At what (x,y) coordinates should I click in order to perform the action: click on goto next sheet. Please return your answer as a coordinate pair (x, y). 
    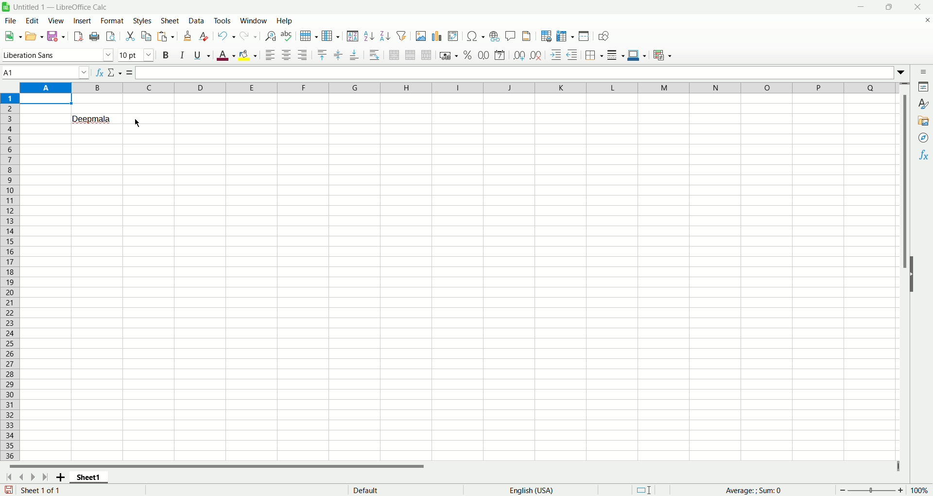
    Looking at the image, I should click on (32, 478).